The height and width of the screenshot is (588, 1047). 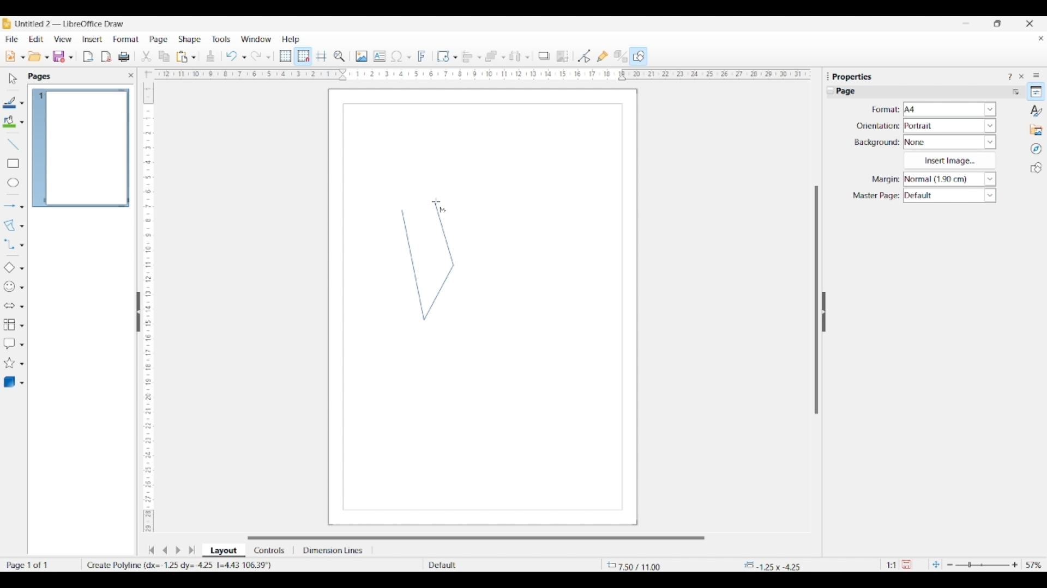 I want to click on Close current document , so click(x=1040, y=39).